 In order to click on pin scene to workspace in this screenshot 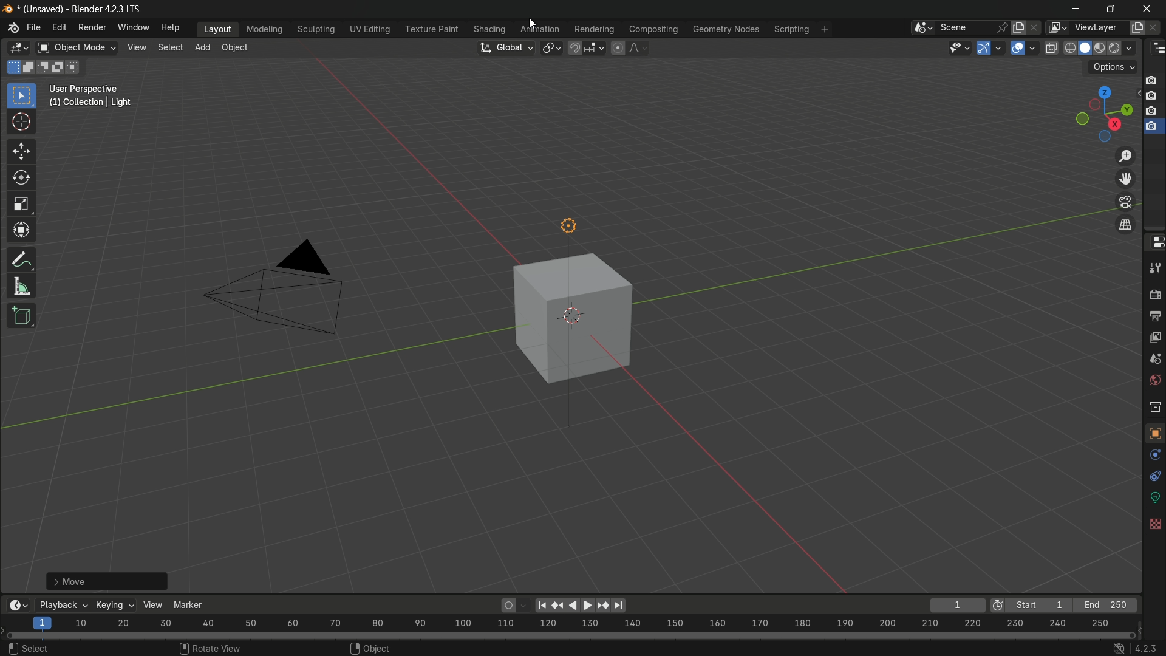, I will do `click(1003, 27)`.